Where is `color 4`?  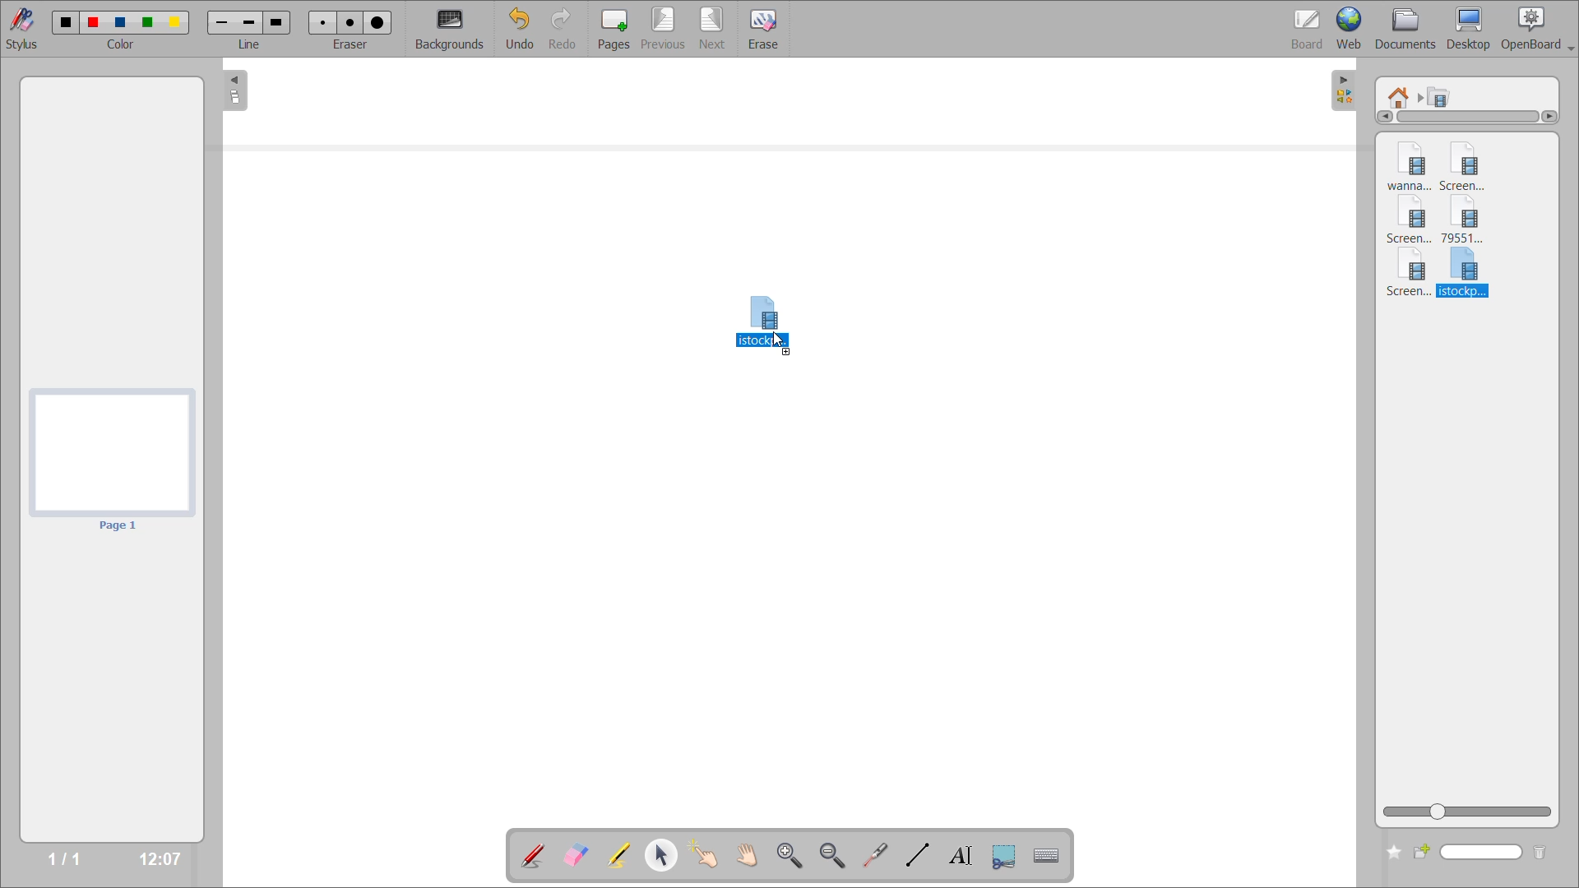
color 4 is located at coordinates (149, 24).